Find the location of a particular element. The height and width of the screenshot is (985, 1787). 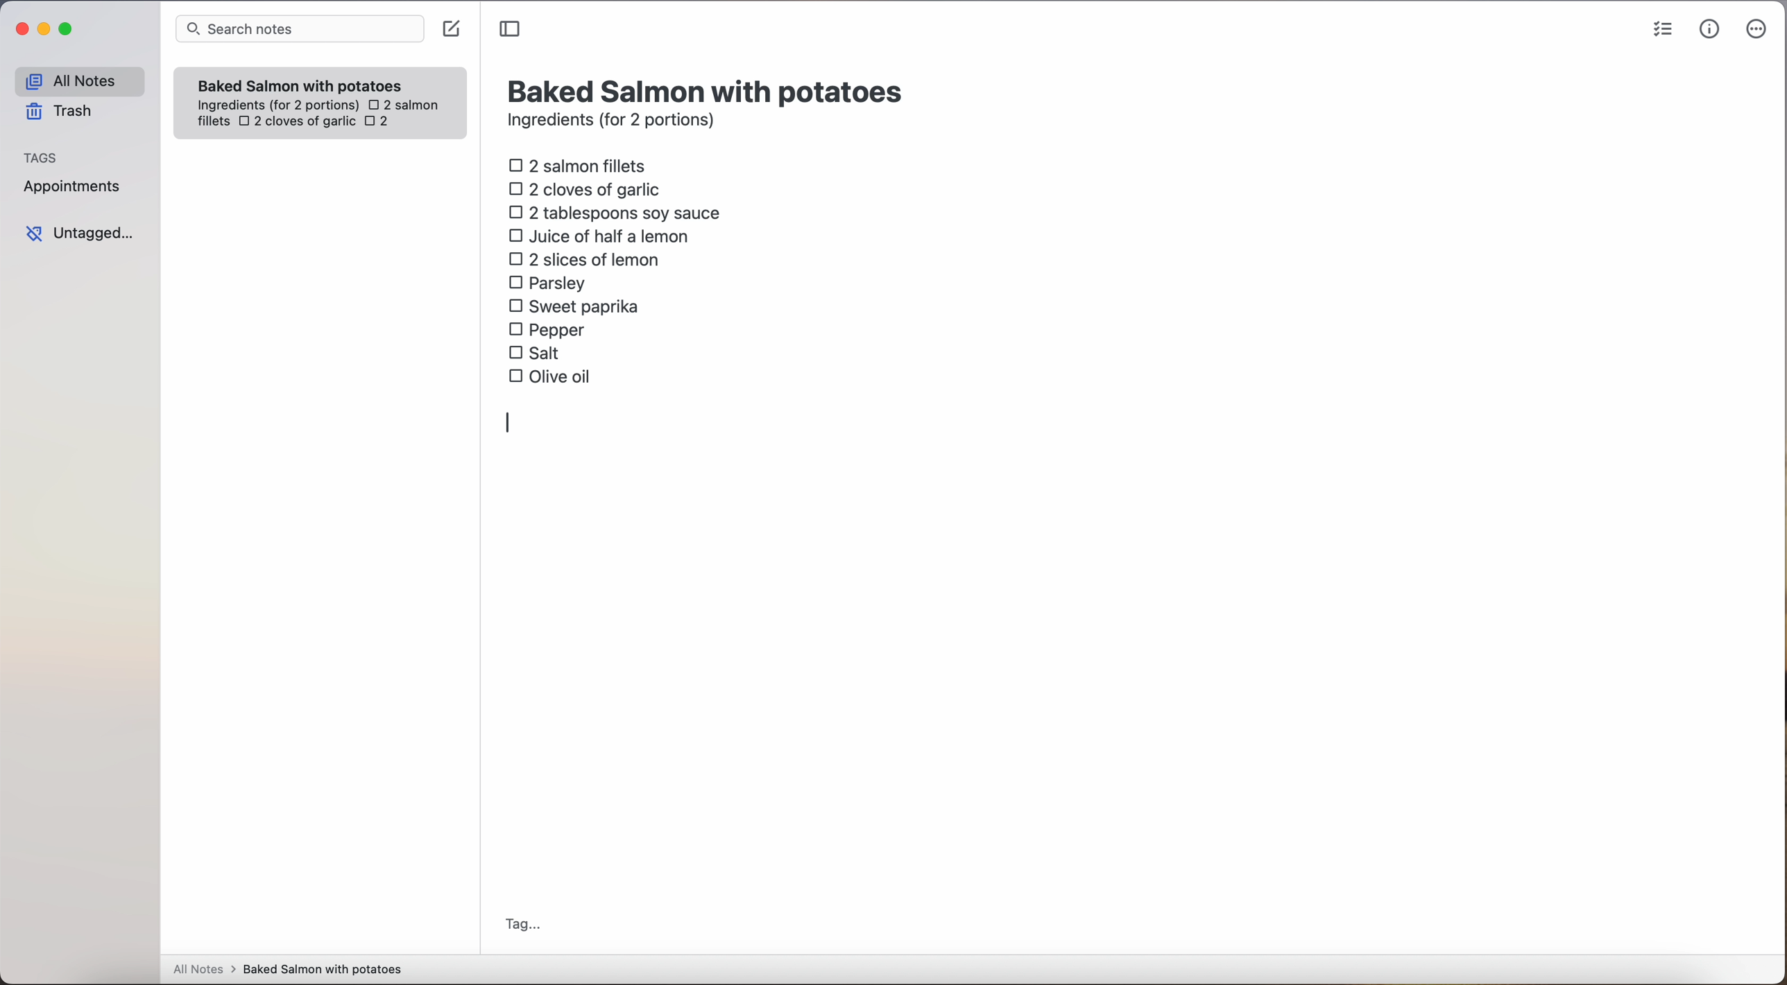

2 cloves of garlic is located at coordinates (588, 187).